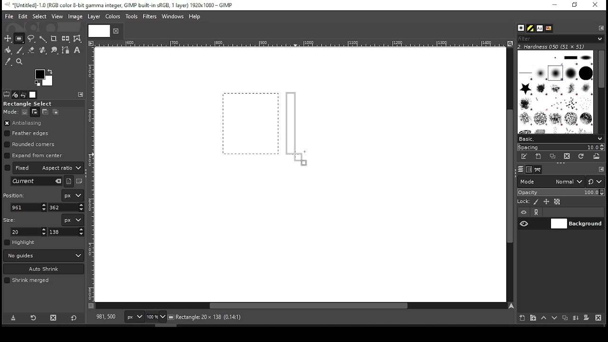 This screenshot has width=608, height=342. I want to click on selection, so click(251, 123).